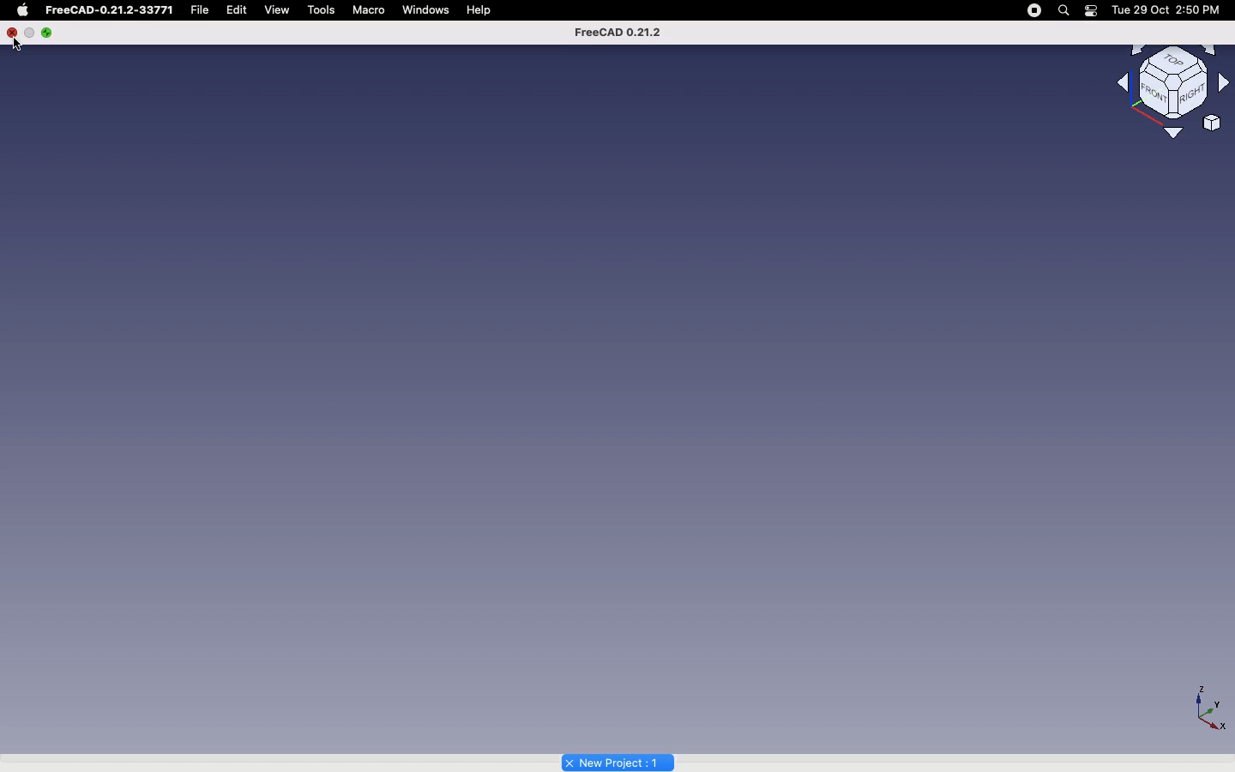 The height and width of the screenshot is (772, 1235). I want to click on Tools, so click(323, 9).